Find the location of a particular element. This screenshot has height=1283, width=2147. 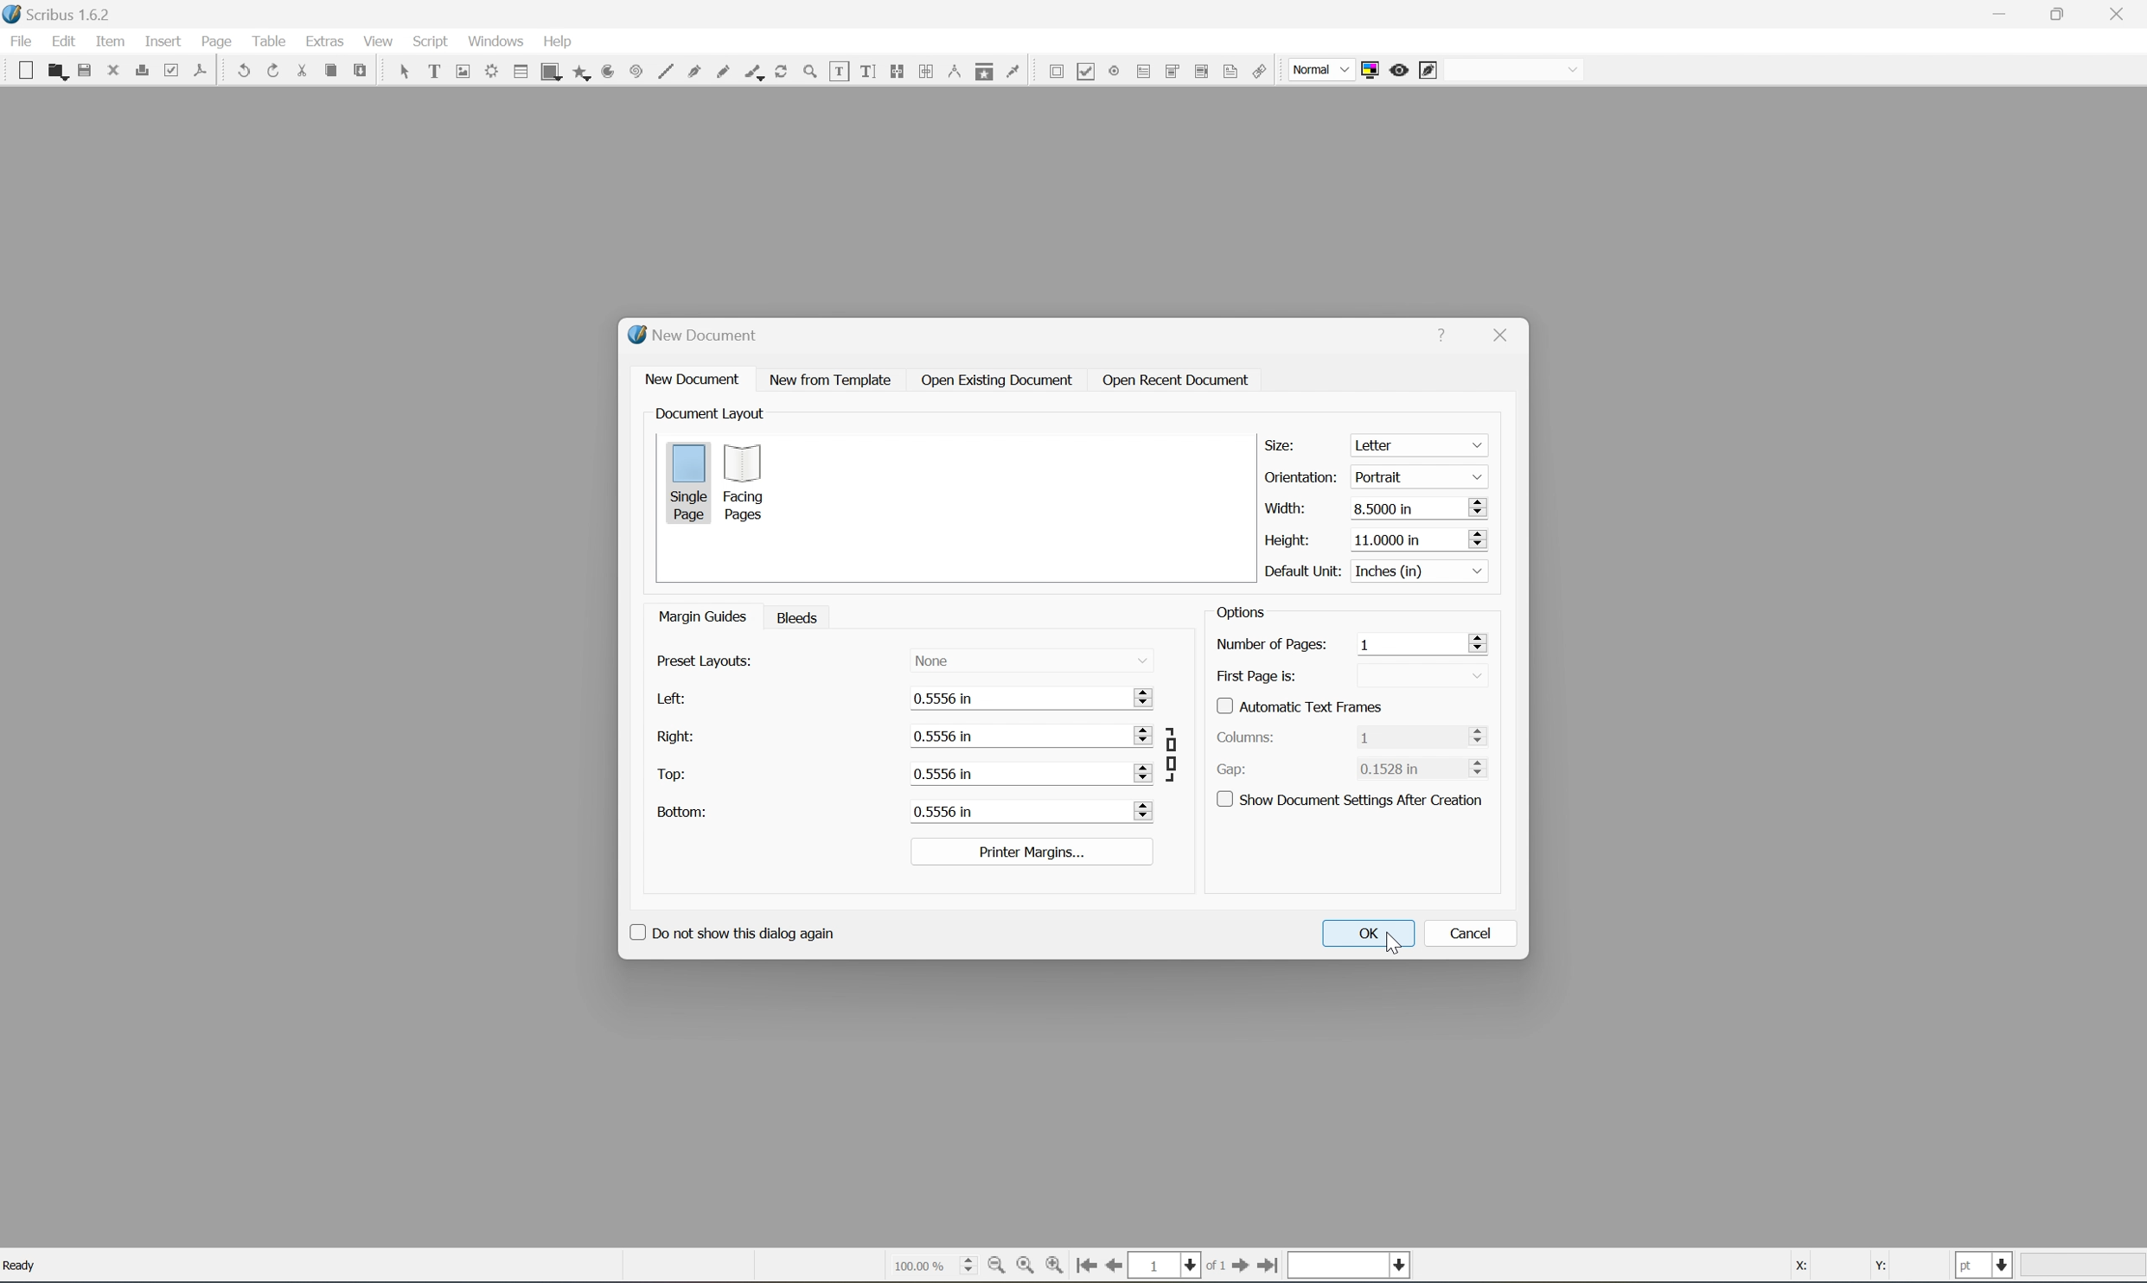

pdf push button is located at coordinates (1056, 71).